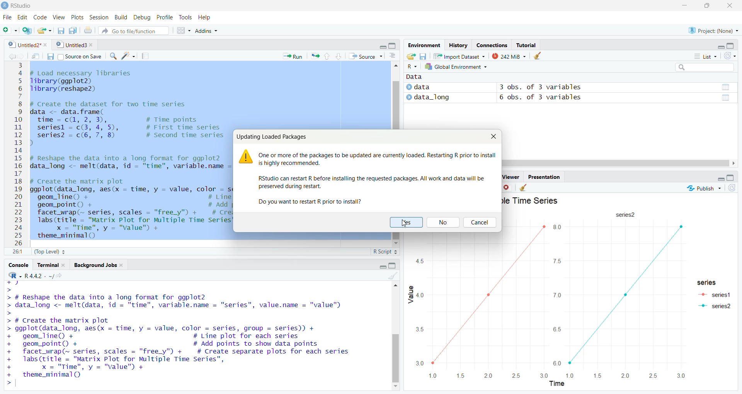 This screenshot has height=394, width=742. What do you see at coordinates (381, 46) in the screenshot?
I see `minimize` at bounding box center [381, 46].